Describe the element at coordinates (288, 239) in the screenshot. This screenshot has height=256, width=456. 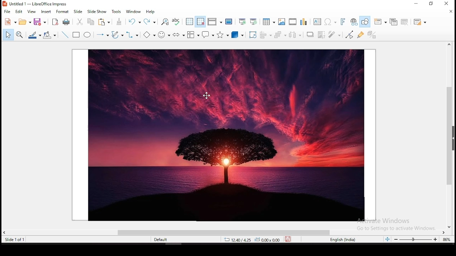
I see `save` at that location.